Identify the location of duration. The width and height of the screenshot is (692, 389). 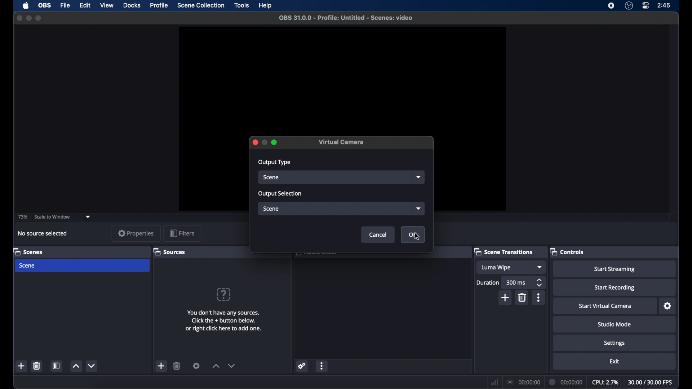
(566, 382).